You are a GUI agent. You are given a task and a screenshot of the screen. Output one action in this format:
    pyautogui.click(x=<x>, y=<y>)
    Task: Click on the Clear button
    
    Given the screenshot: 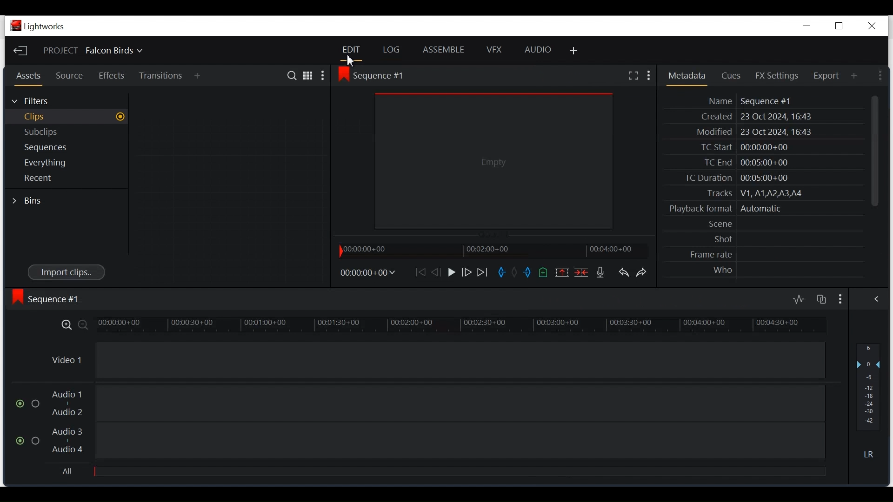 What is the action you would take?
    pyautogui.click(x=513, y=272)
    